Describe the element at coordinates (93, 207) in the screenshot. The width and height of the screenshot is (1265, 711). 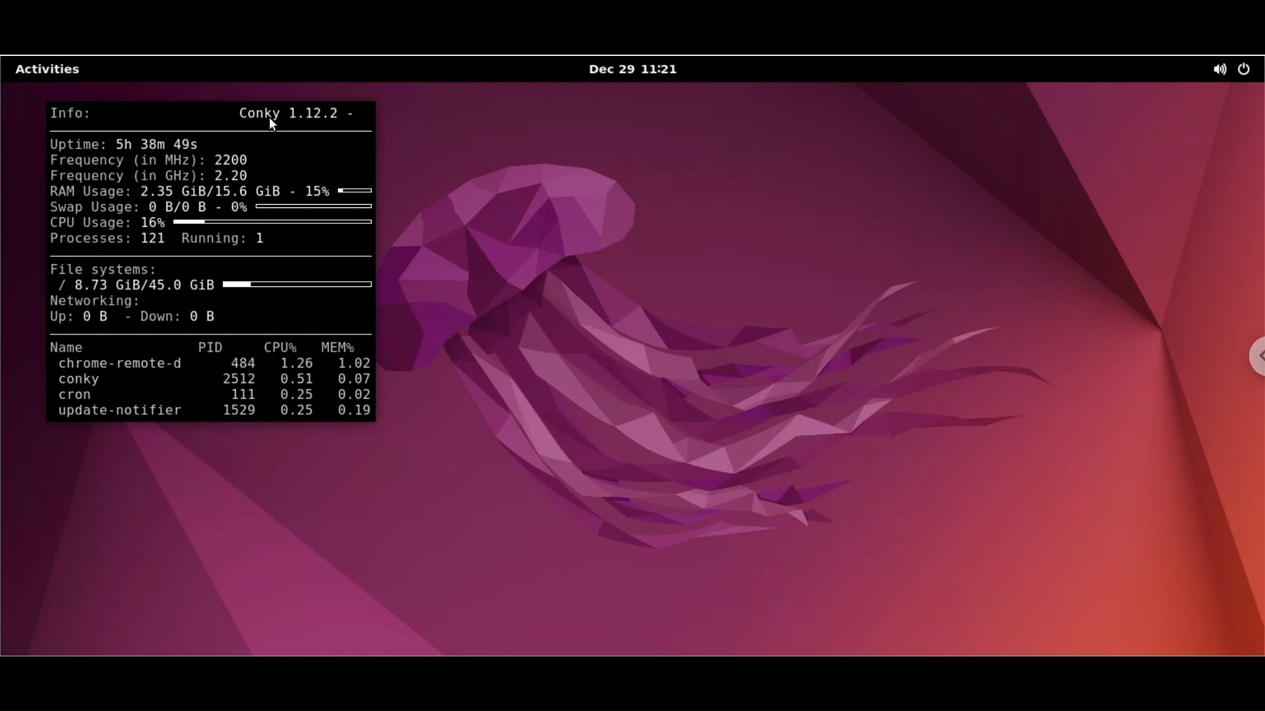
I see `swap usage:` at that location.